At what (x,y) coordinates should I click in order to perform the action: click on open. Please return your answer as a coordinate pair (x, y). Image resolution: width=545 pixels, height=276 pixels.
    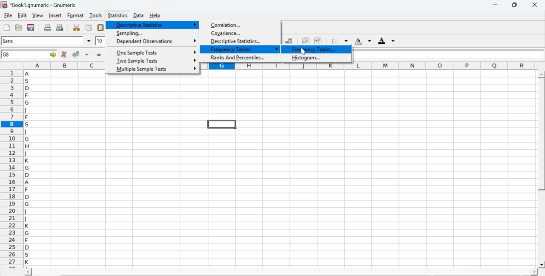
    Looking at the image, I should click on (18, 27).